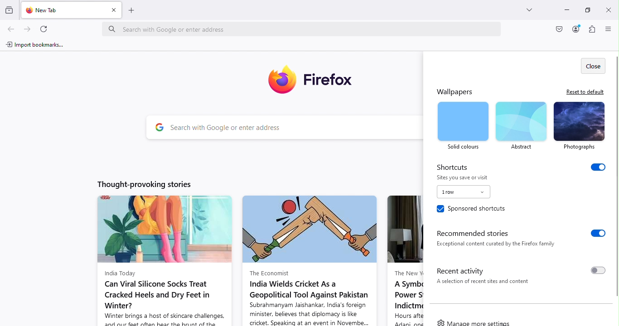 The height and width of the screenshot is (326, 619). What do you see at coordinates (132, 10) in the screenshot?
I see `Open a new tab` at bounding box center [132, 10].